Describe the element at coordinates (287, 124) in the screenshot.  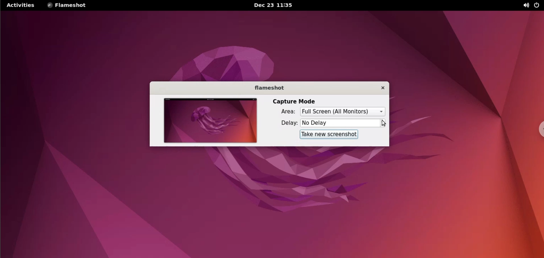
I see `delay:` at that location.